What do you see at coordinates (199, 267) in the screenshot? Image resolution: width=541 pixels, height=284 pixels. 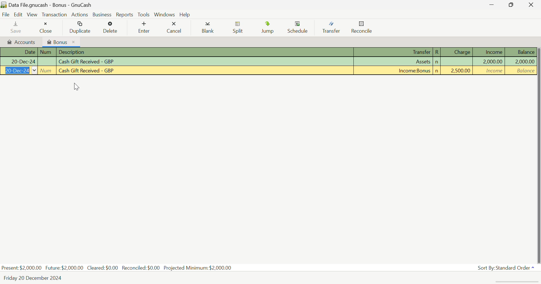 I see `Projected Minimum` at bounding box center [199, 267].